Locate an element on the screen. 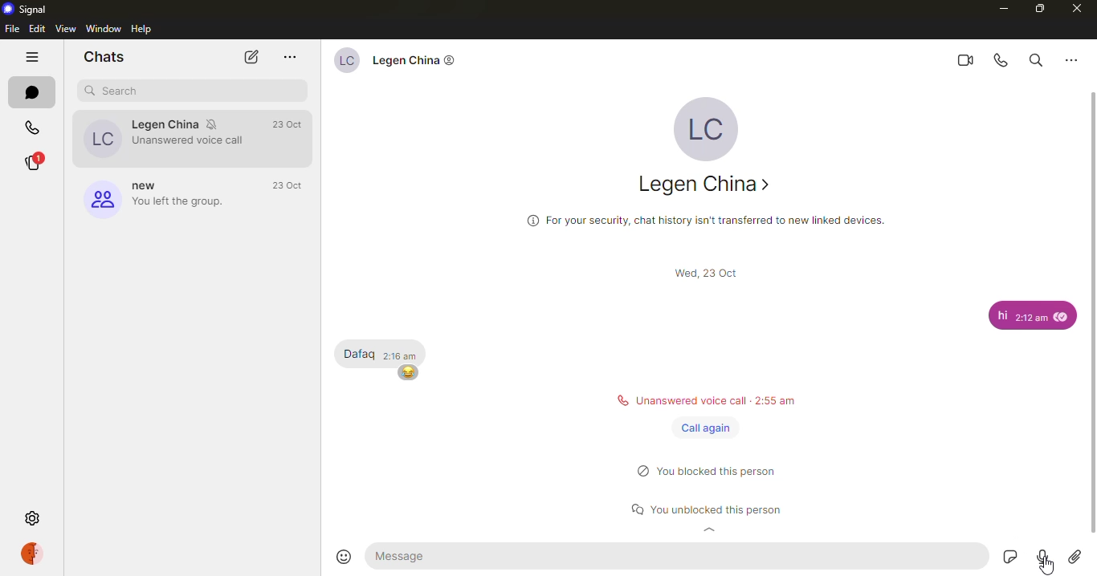  signal is located at coordinates (25, 8).